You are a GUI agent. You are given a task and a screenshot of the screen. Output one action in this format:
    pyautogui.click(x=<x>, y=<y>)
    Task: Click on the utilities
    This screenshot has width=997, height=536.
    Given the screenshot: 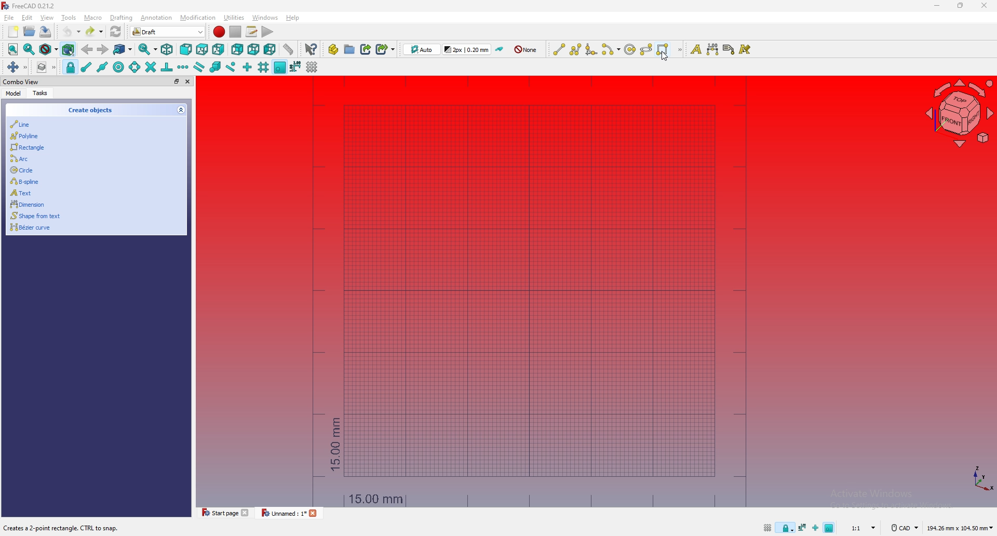 What is the action you would take?
    pyautogui.click(x=234, y=17)
    